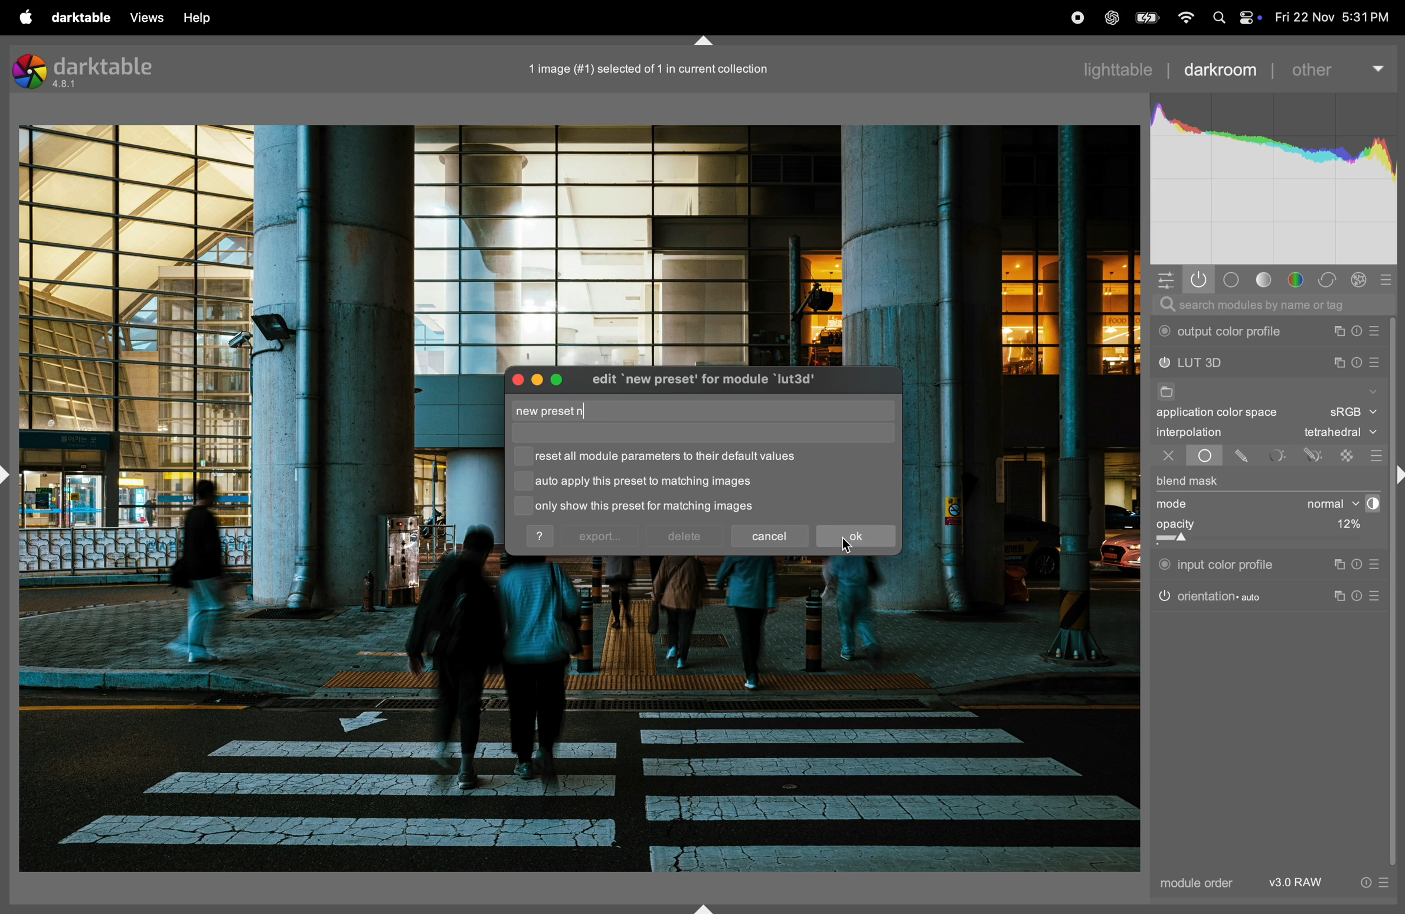  I want to click on reset parameters, so click(1362, 595).